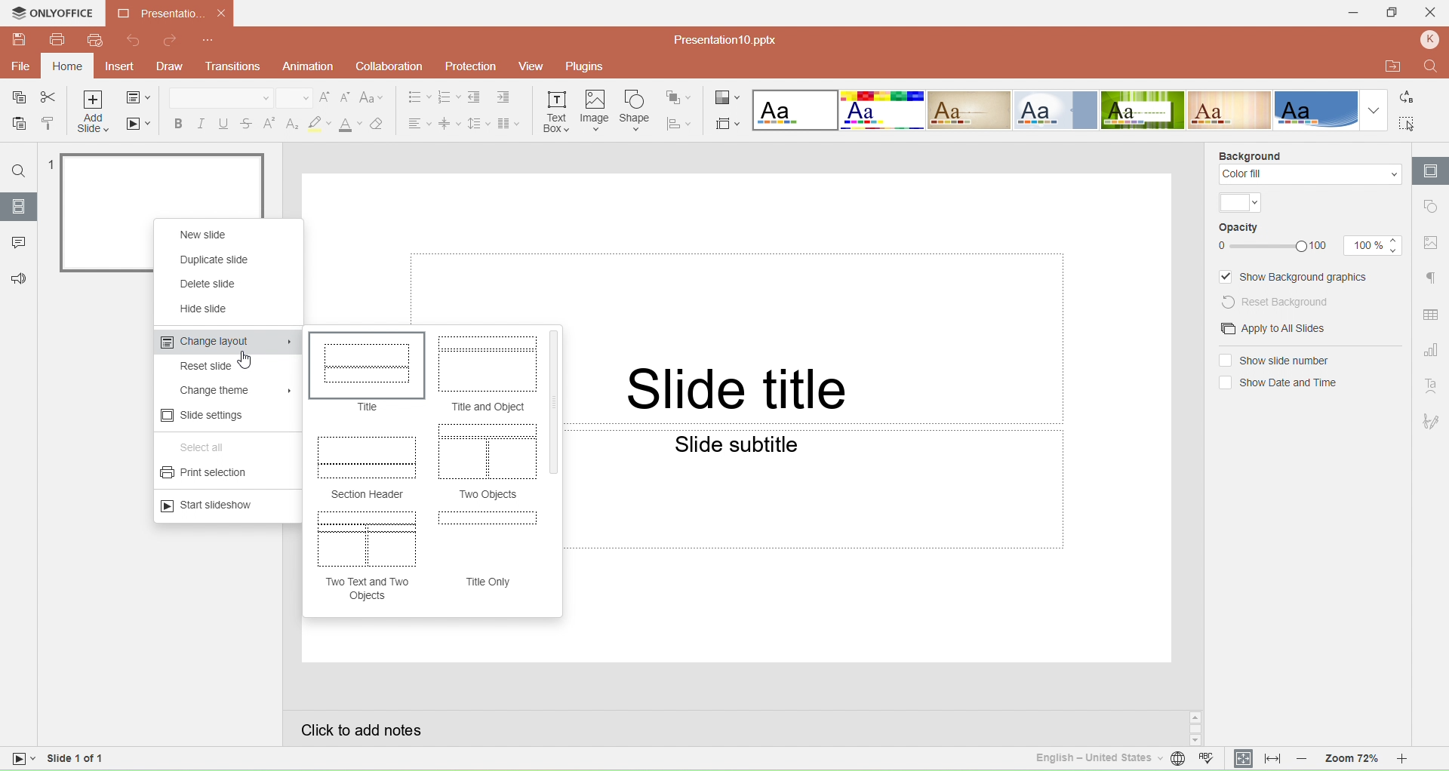 The width and height of the screenshot is (1449, 771). I want to click on Slide setting, so click(1430, 208).